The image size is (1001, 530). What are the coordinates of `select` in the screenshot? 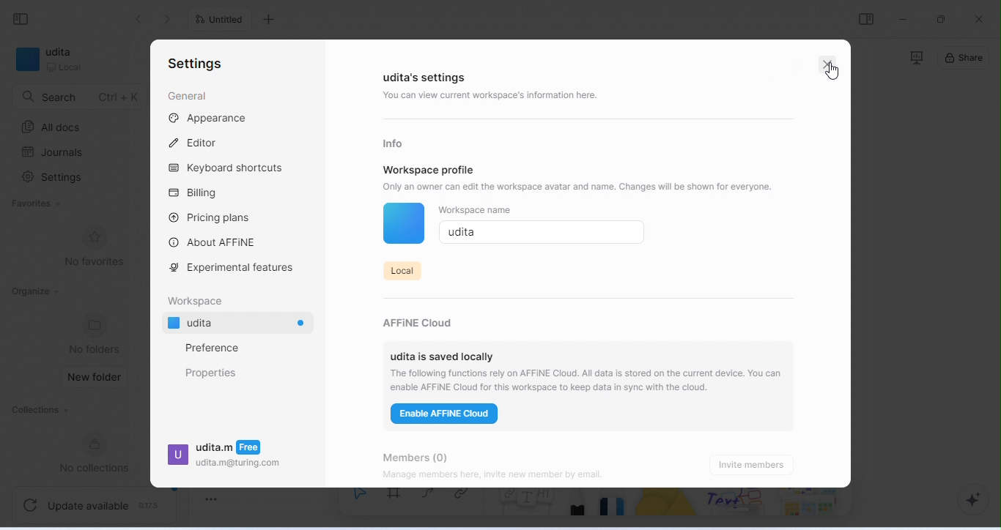 It's located at (359, 502).